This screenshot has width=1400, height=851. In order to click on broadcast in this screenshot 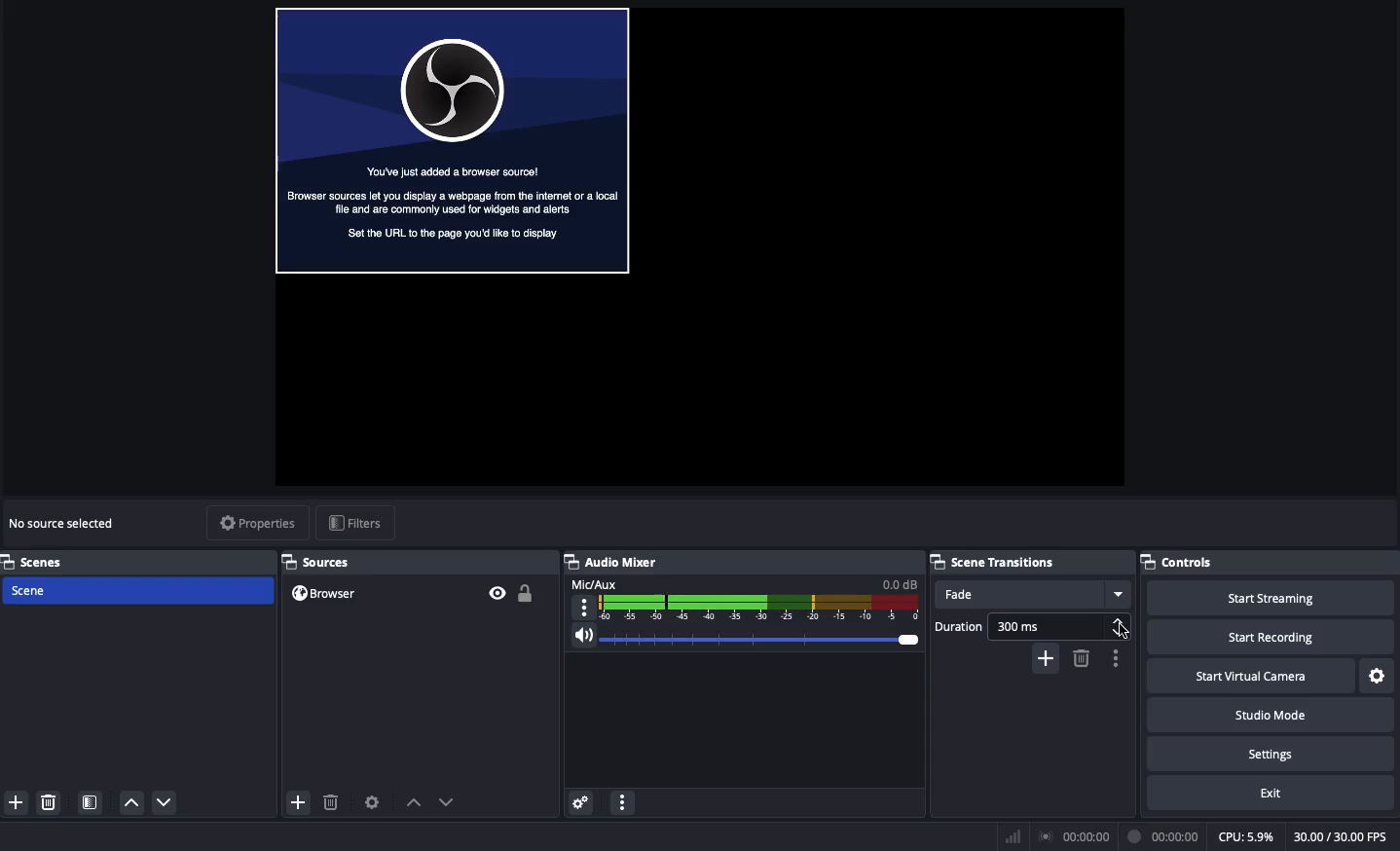, I will do `click(1075, 833)`.